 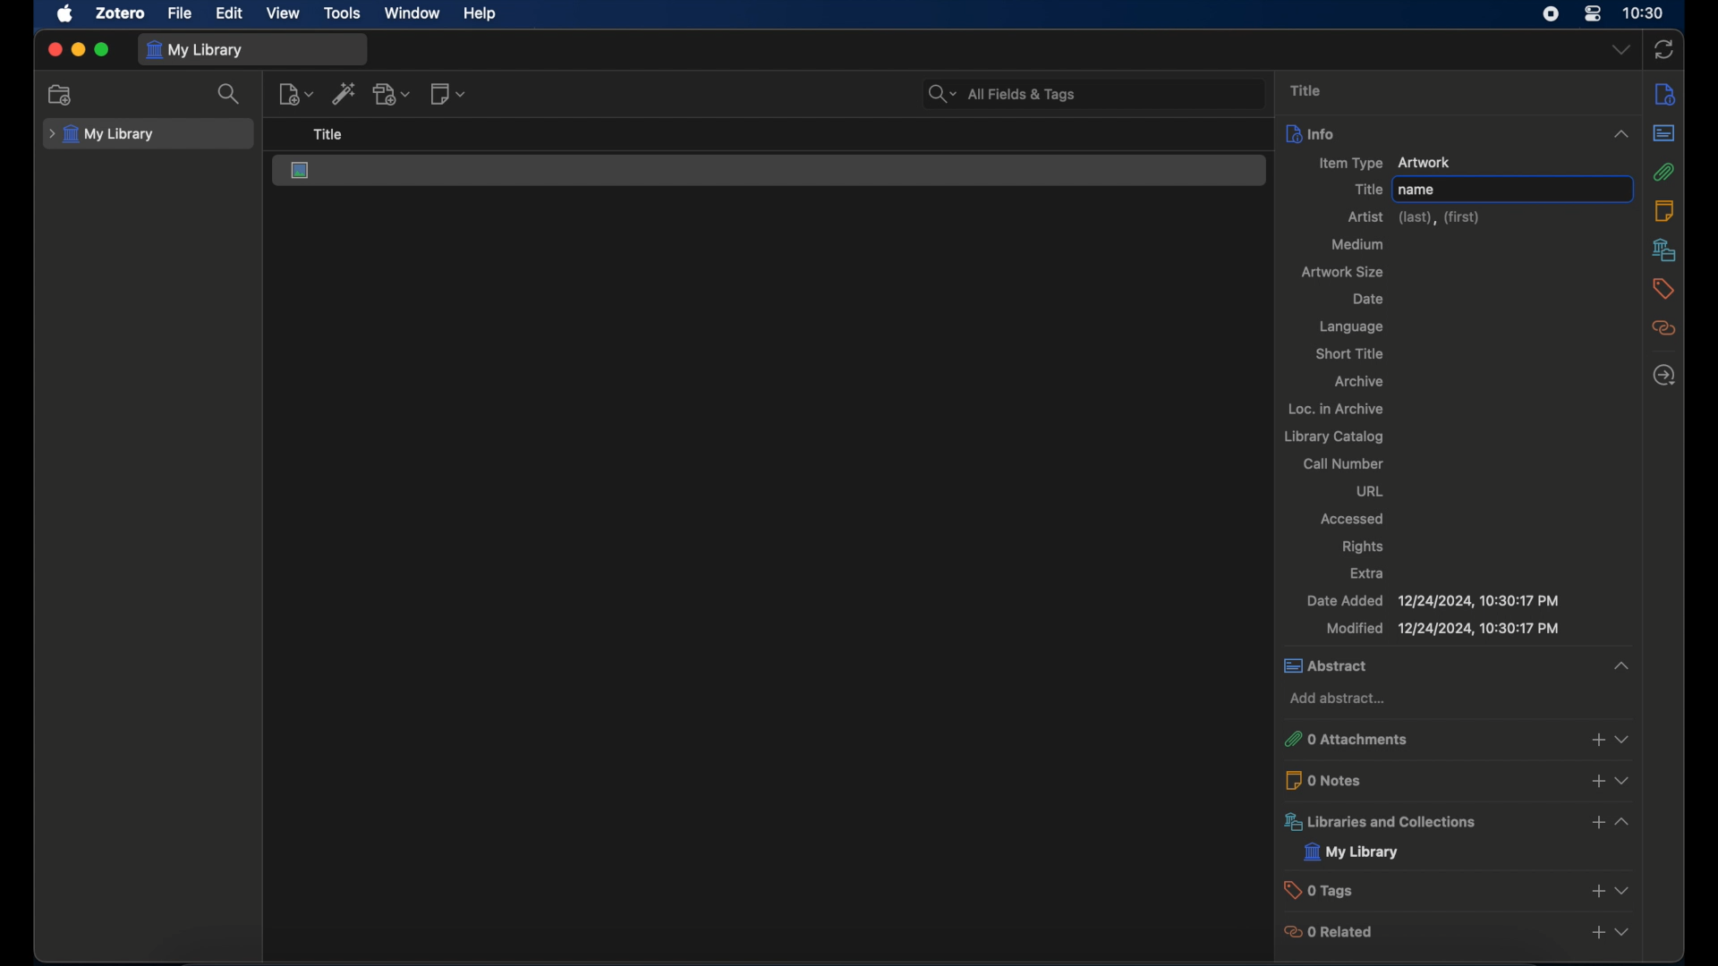 What do you see at coordinates (1416, 217) in the screenshot?
I see `artist` at bounding box center [1416, 217].